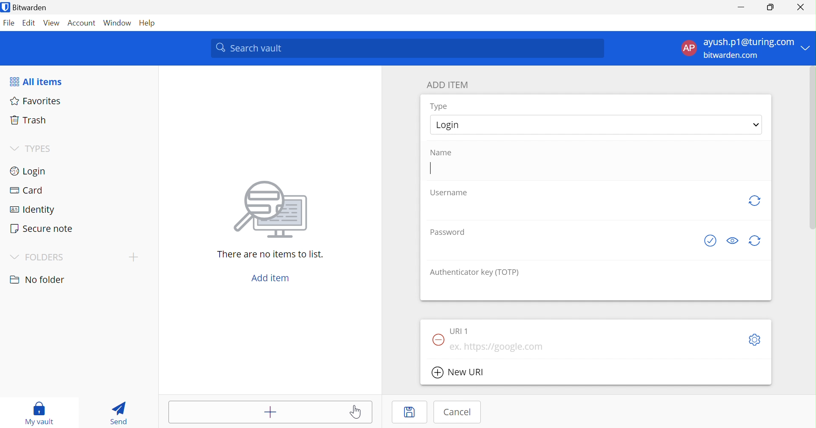  What do you see at coordinates (27, 190) in the screenshot?
I see `Card` at bounding box center [27, 190].